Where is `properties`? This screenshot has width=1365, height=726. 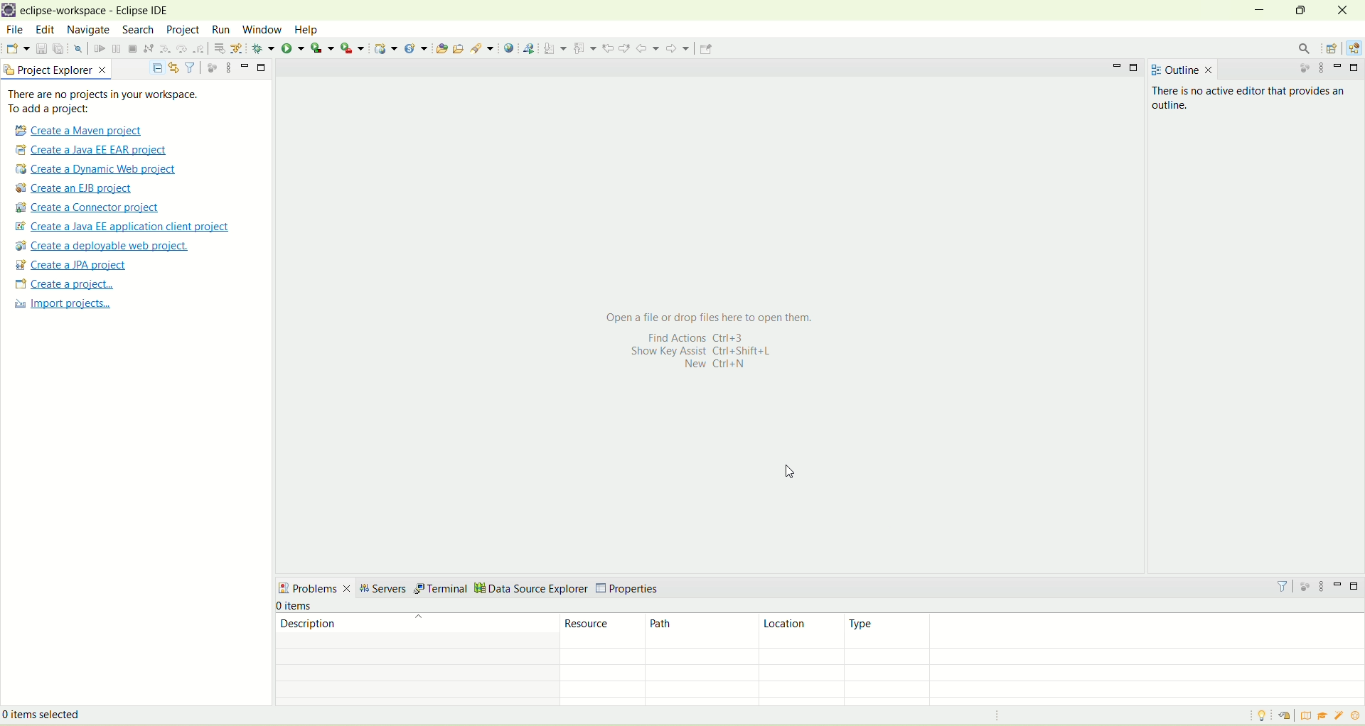
properties is located at coordinates (634, 585).